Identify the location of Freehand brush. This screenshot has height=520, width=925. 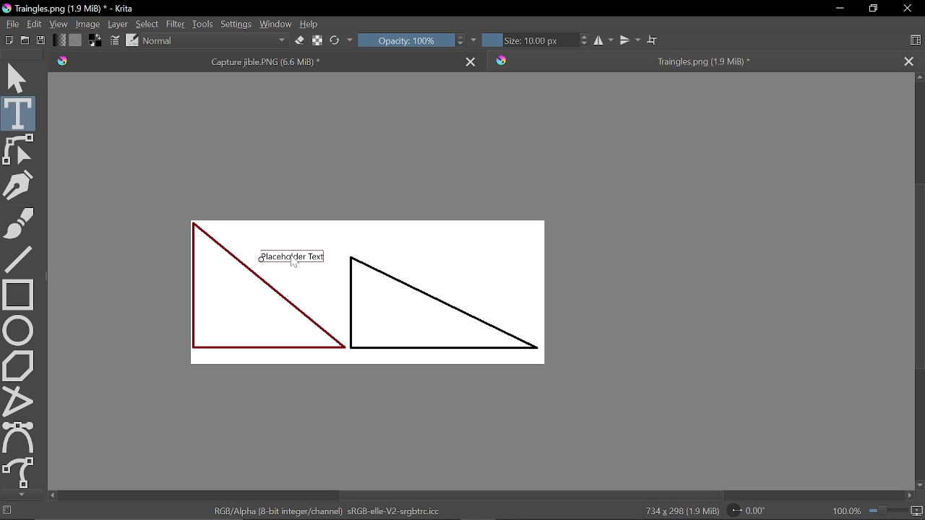
(19, 223).